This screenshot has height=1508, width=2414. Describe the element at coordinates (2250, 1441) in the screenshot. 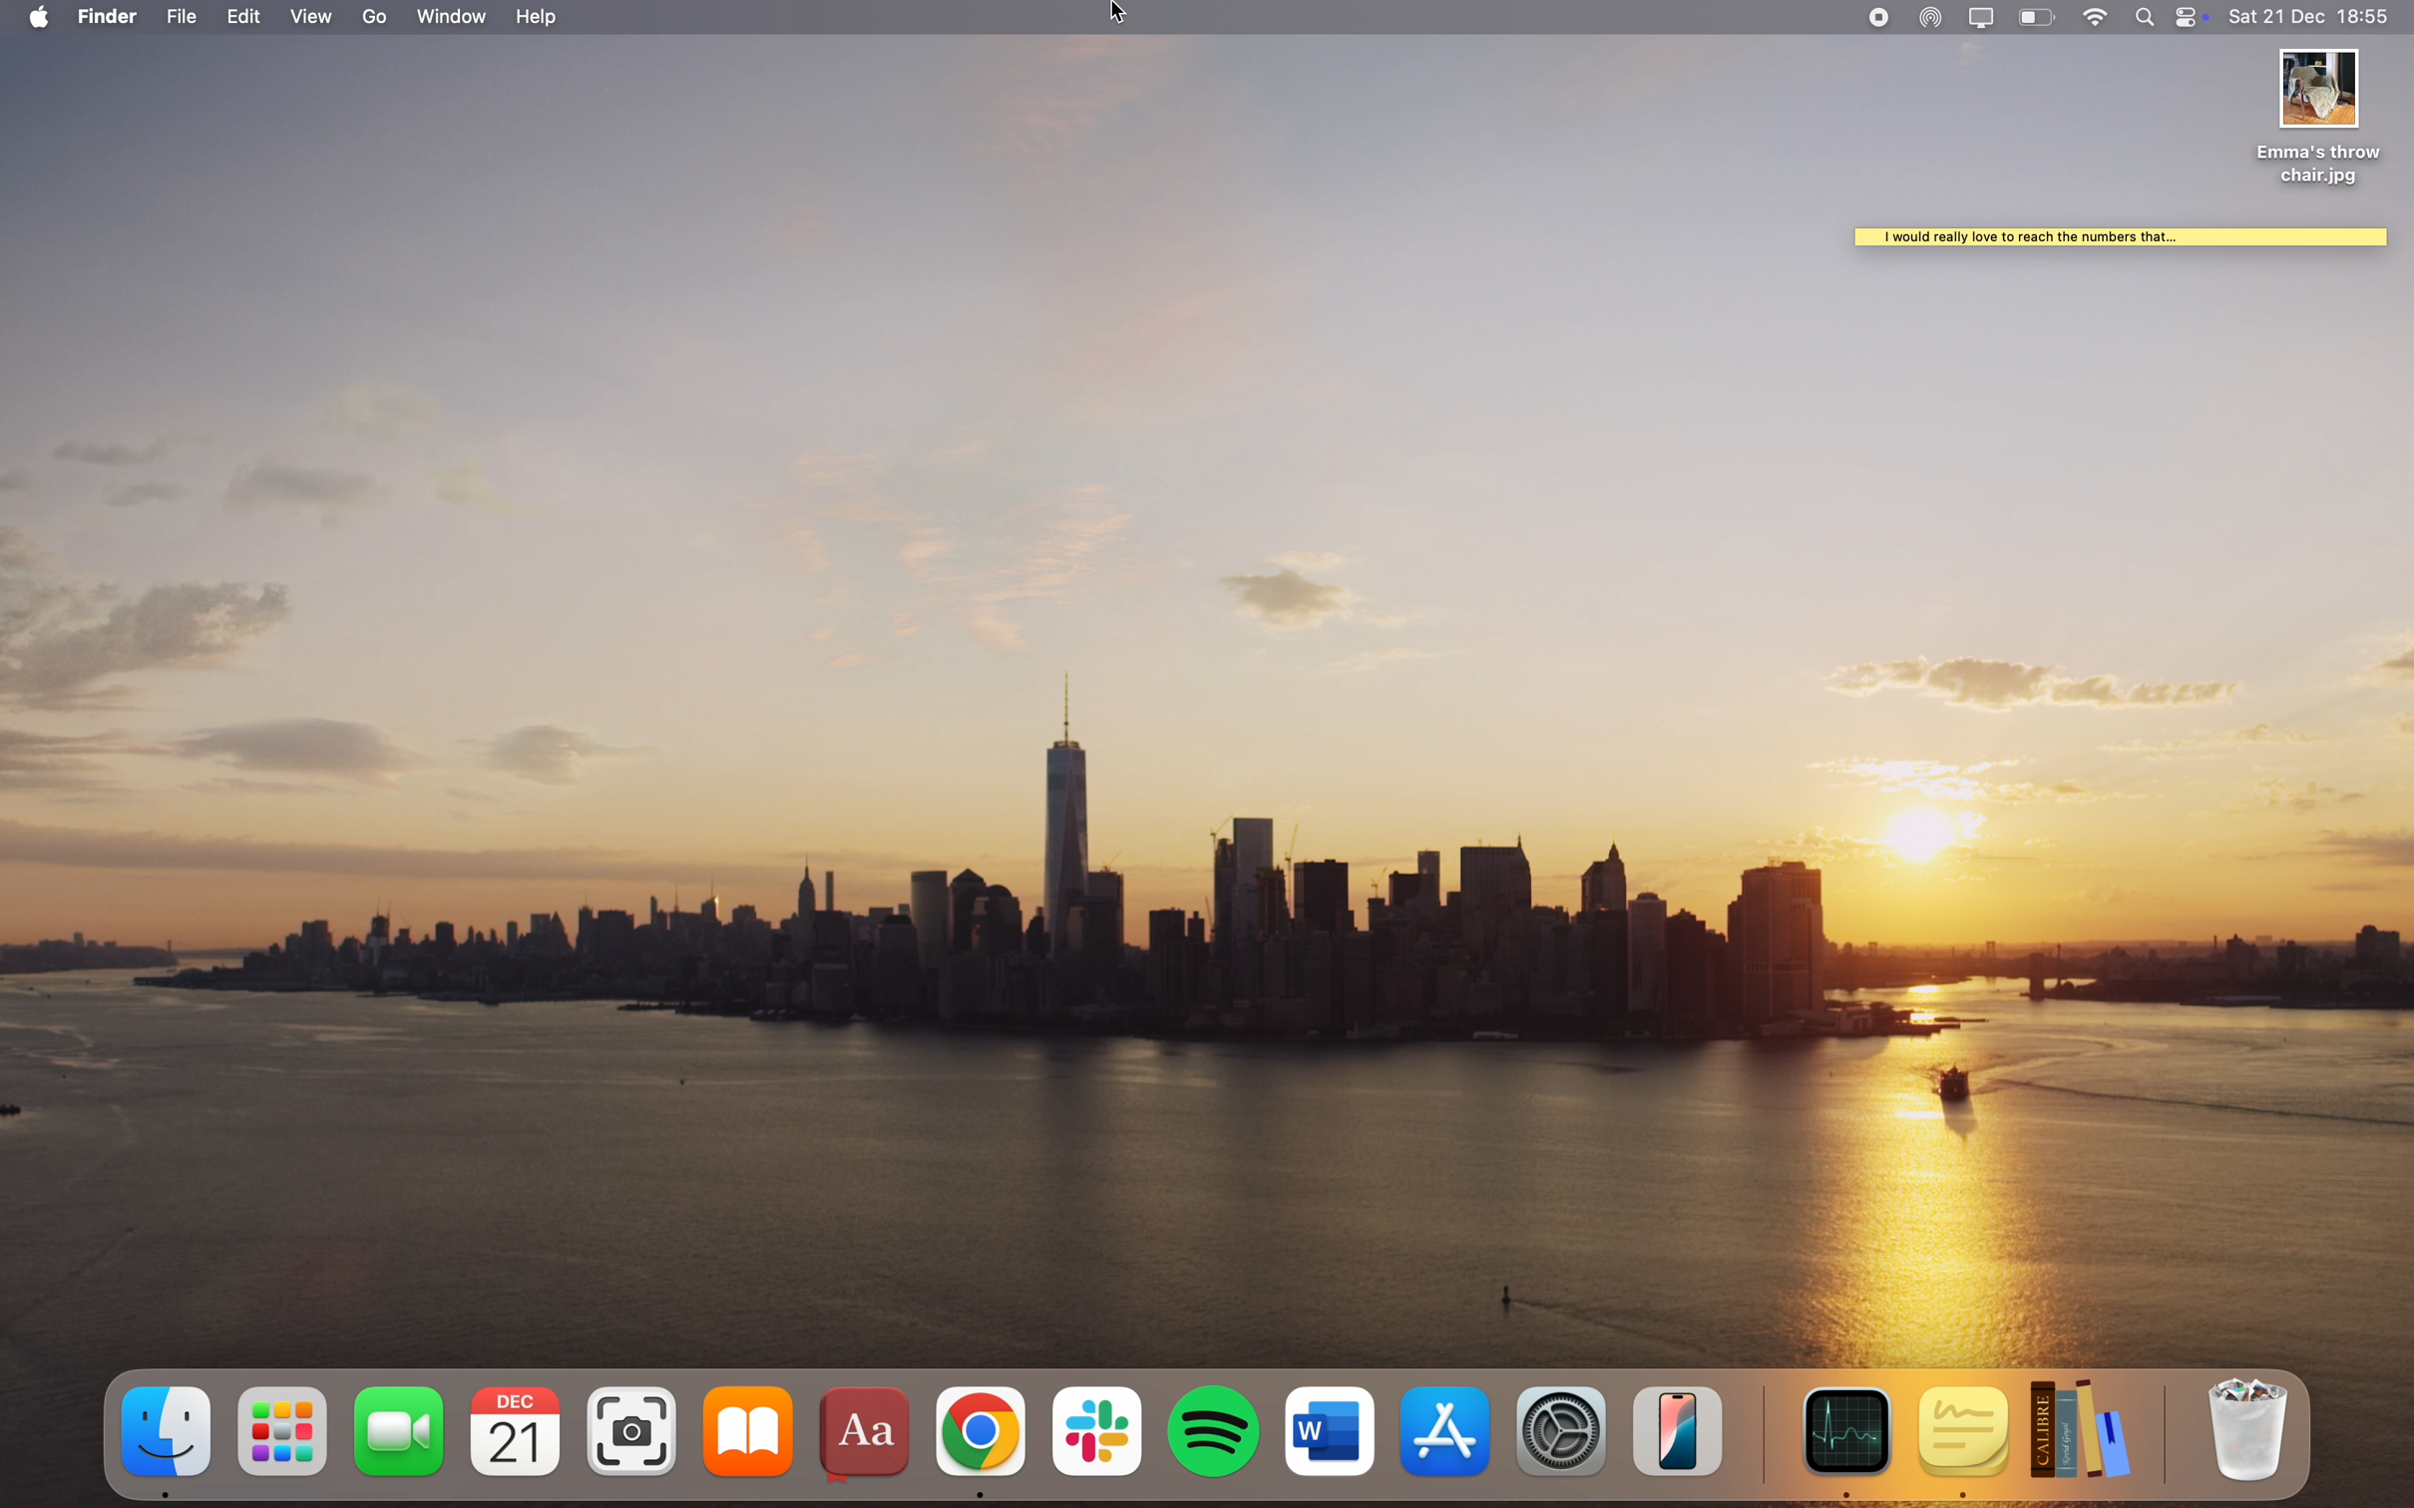

I see `trash` at that location.